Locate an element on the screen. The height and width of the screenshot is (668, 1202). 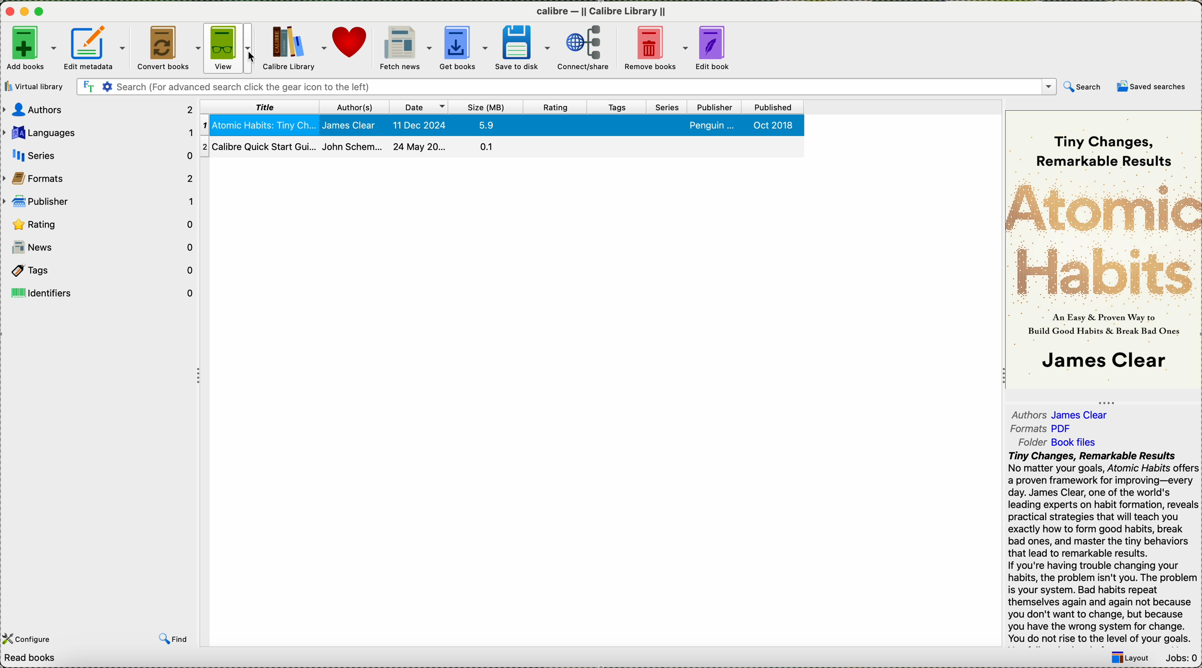
series is located at coordinates (99, 154).